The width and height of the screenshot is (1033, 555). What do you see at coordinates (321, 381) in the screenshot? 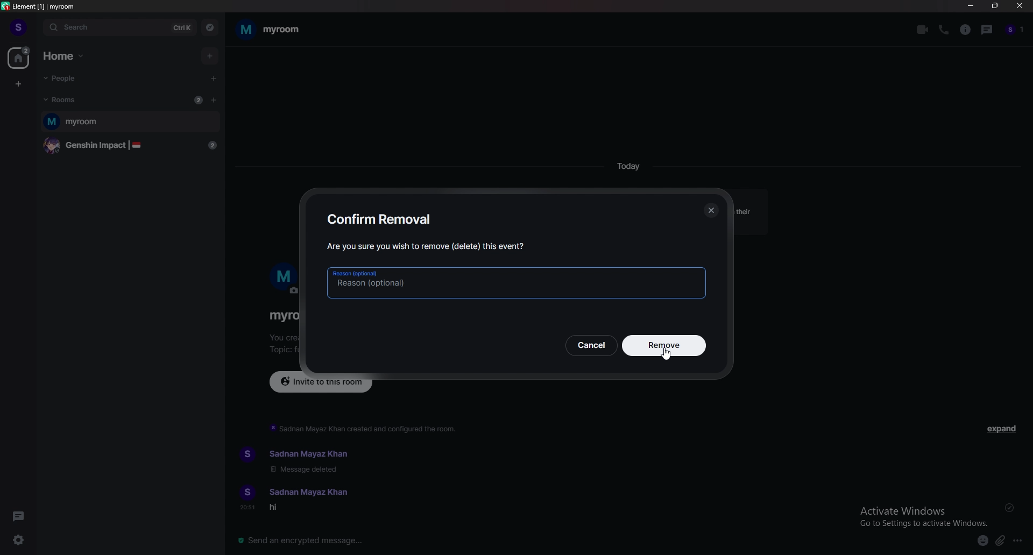
I see `invite to this room` at bounding box center [321, 381].